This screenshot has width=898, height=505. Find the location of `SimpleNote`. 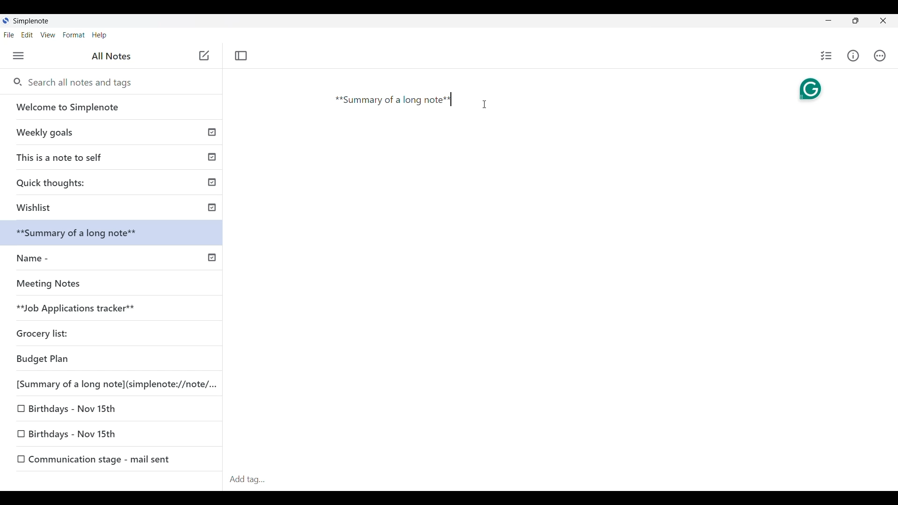

SimpleNote is located at coordinates (29, 21).